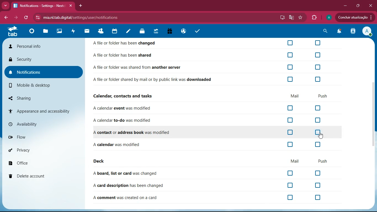  What do you see at coordinates (291, 18) in the screenshot?
I see `google translate` at bounding box center [291, 18].